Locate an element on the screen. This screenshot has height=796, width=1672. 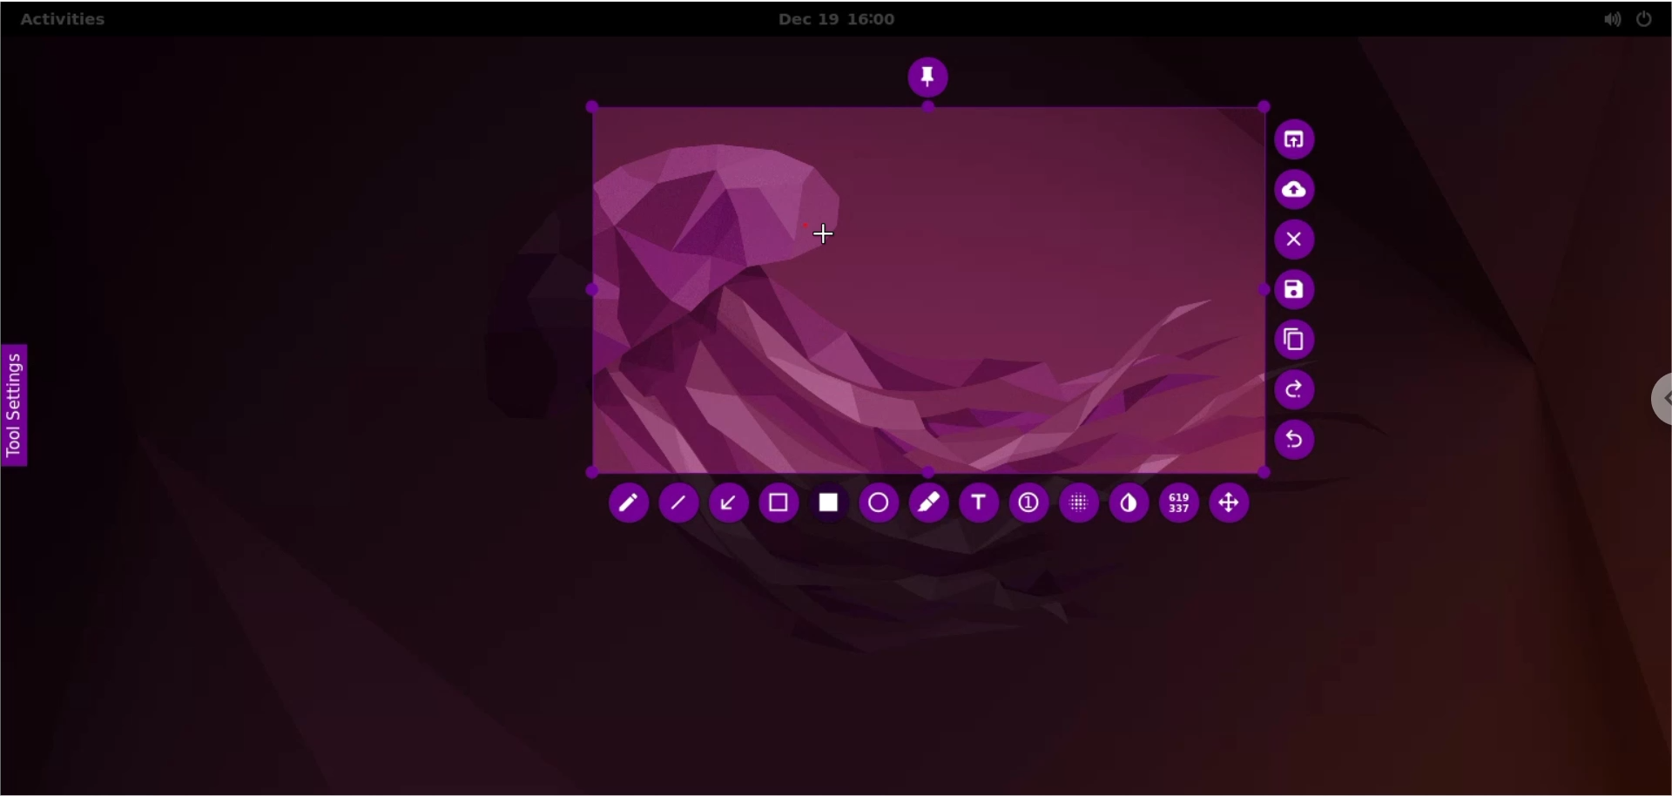
save is located at coordinates (1290, 292).